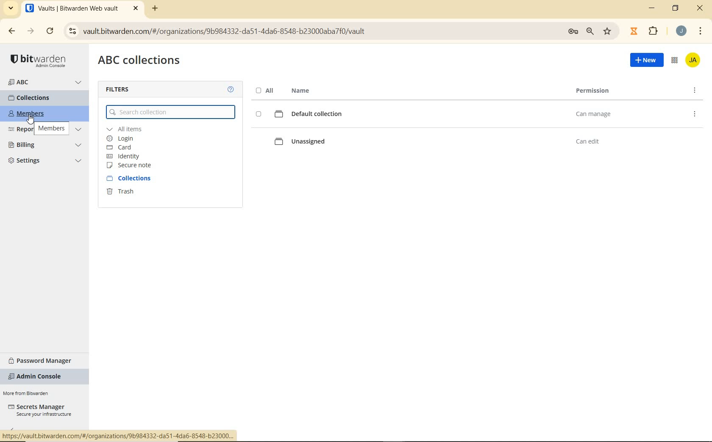 The image size is (712, 442). I want to click on ADDRESS, so click(120, 435).